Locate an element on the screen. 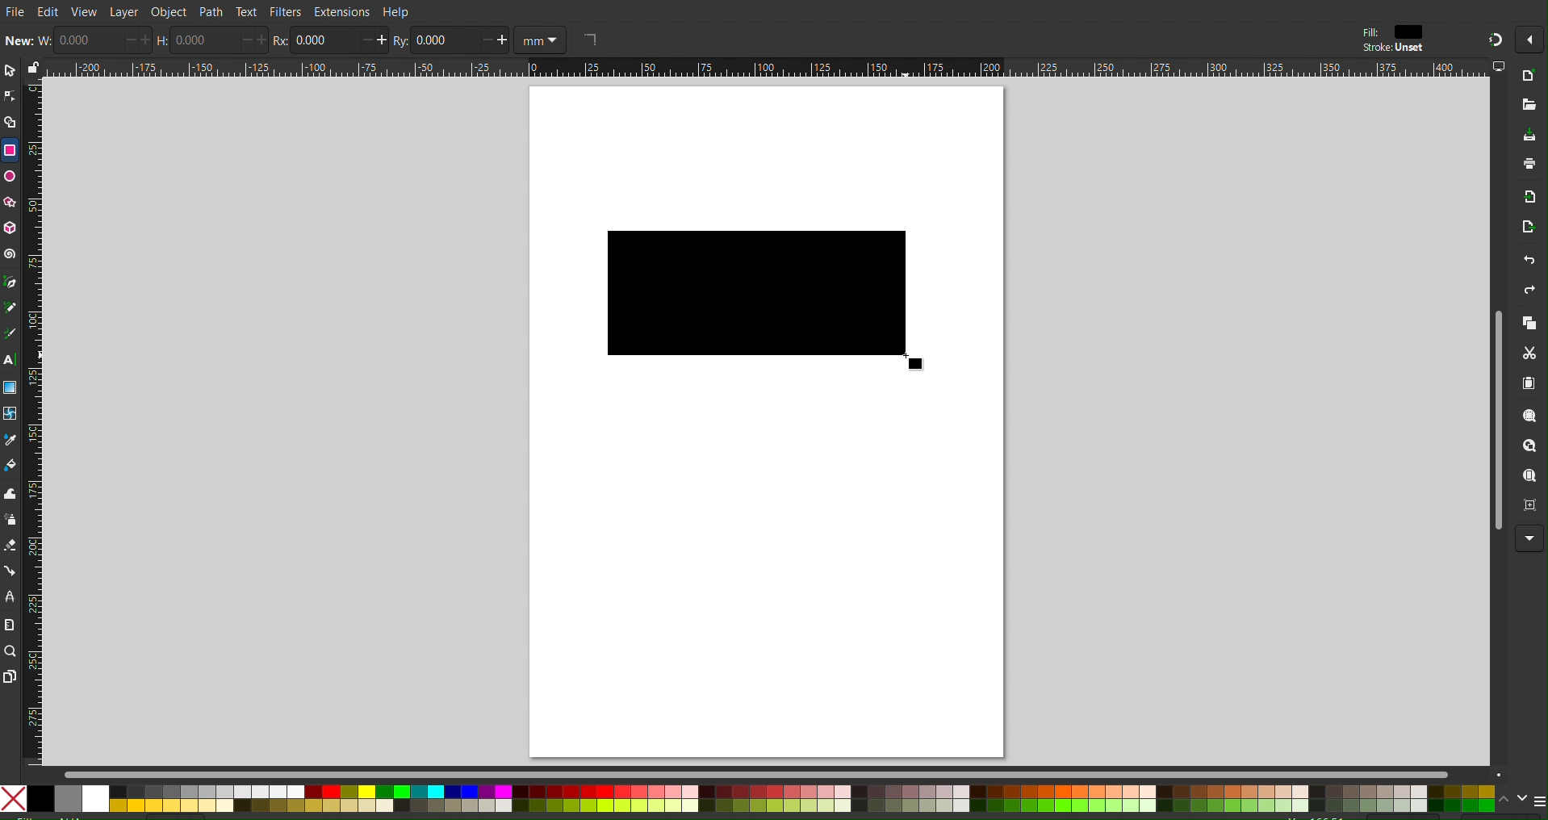 This screenshot has height=820, width=1548. Units is located at coordinates (540, 40).